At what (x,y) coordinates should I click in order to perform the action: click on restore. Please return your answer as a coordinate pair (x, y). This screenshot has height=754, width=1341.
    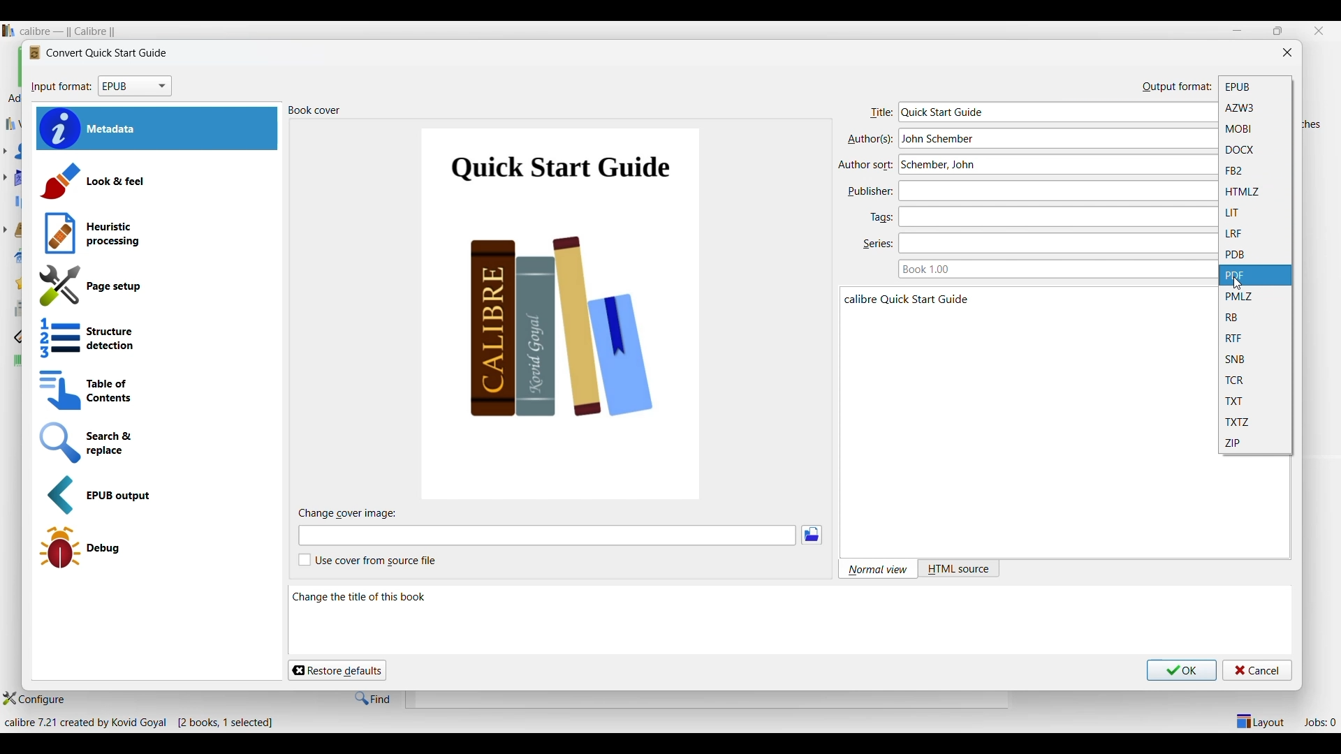
    Looking at the image, I should click on (1278, 31).